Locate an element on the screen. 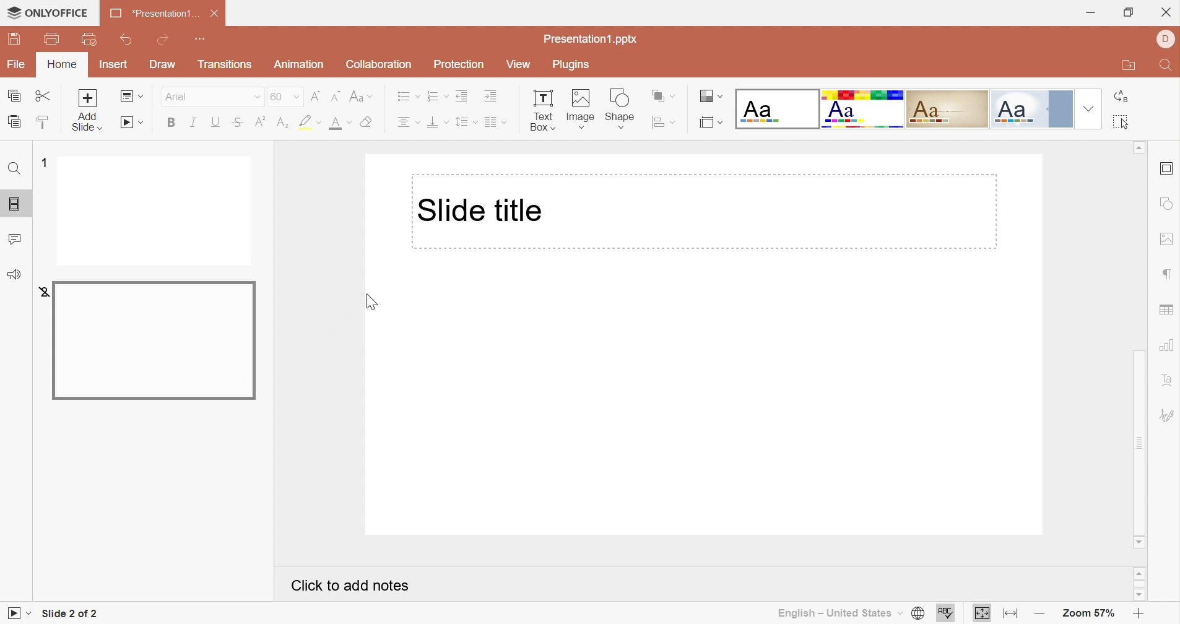 The image size is (1180, 624). Presentation1.pptx is located at coordinates (593, 38).